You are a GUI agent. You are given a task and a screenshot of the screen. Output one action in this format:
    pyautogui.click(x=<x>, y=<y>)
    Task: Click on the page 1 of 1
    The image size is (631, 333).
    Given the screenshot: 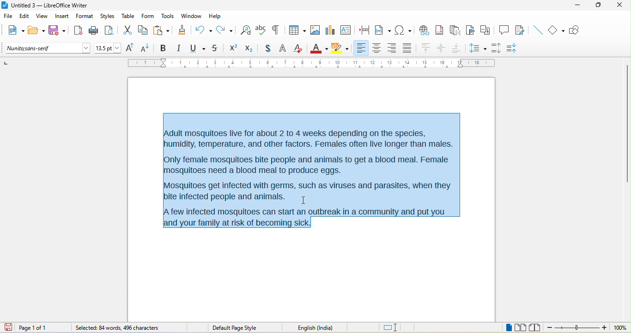 What is the action you would take?
    pyautogui.click(x=40, y=327)
    